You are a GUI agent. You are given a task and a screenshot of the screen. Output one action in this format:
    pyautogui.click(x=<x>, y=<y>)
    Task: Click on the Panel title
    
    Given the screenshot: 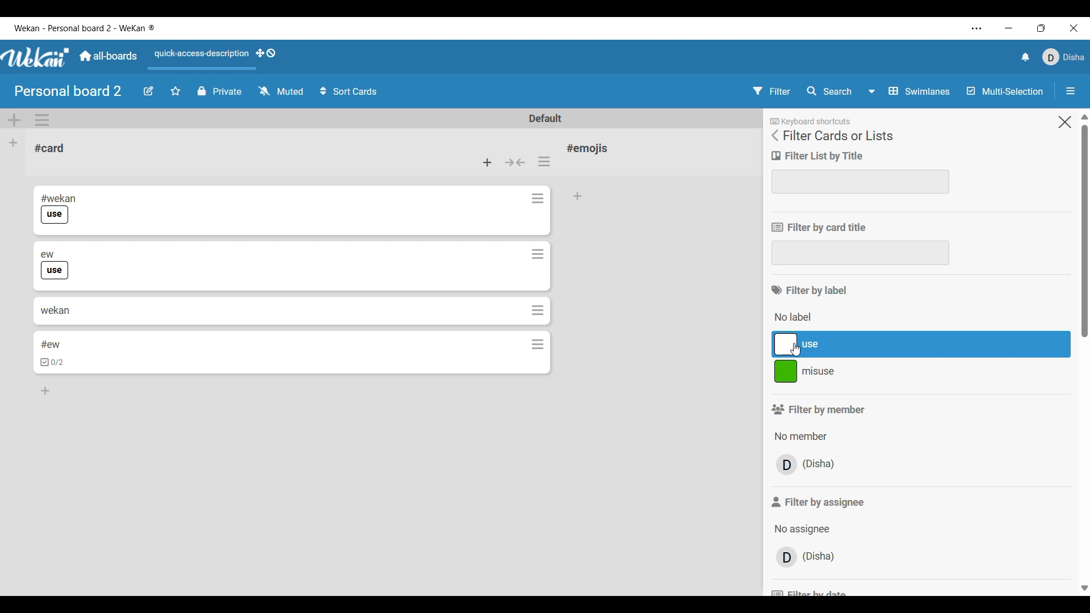 What is the action you would take?
    pyautogui.click(x=838, y=136)
    